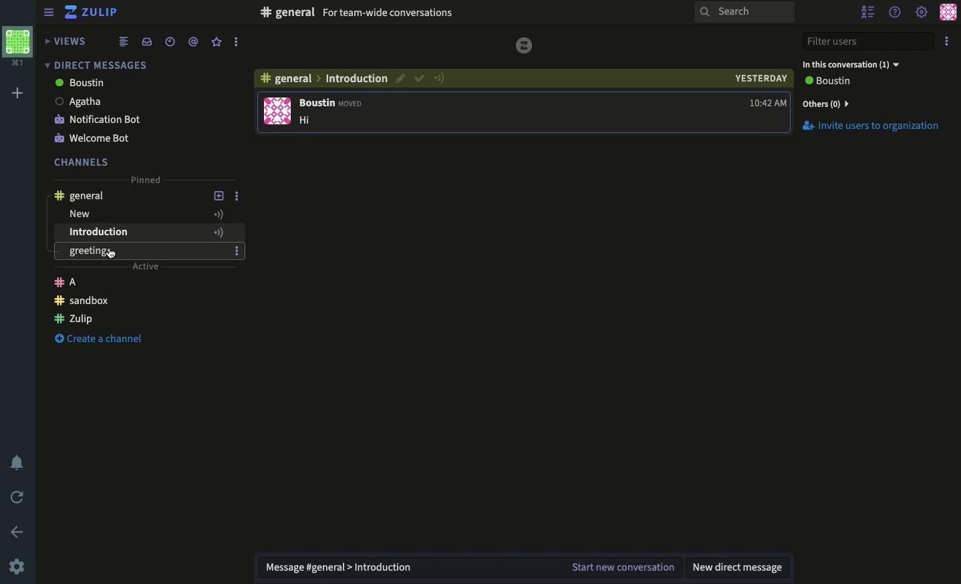 Image resolution: width=961 pixels, height=584 pixels. Describe the element at coordinates (141, 319) in the screenshot. I see `Channel Zulip ` at that location.